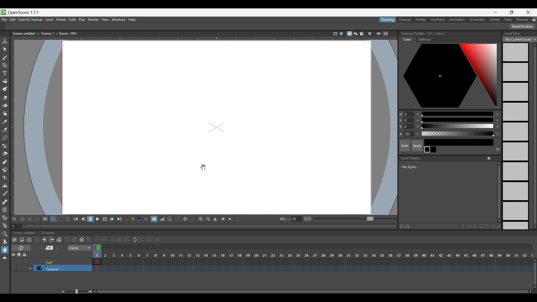 The height and width of the screenshot is (302, 537). Describe the element at coordinates (5, 146) in the screenshot. I see `Control point editor tool` at that location.